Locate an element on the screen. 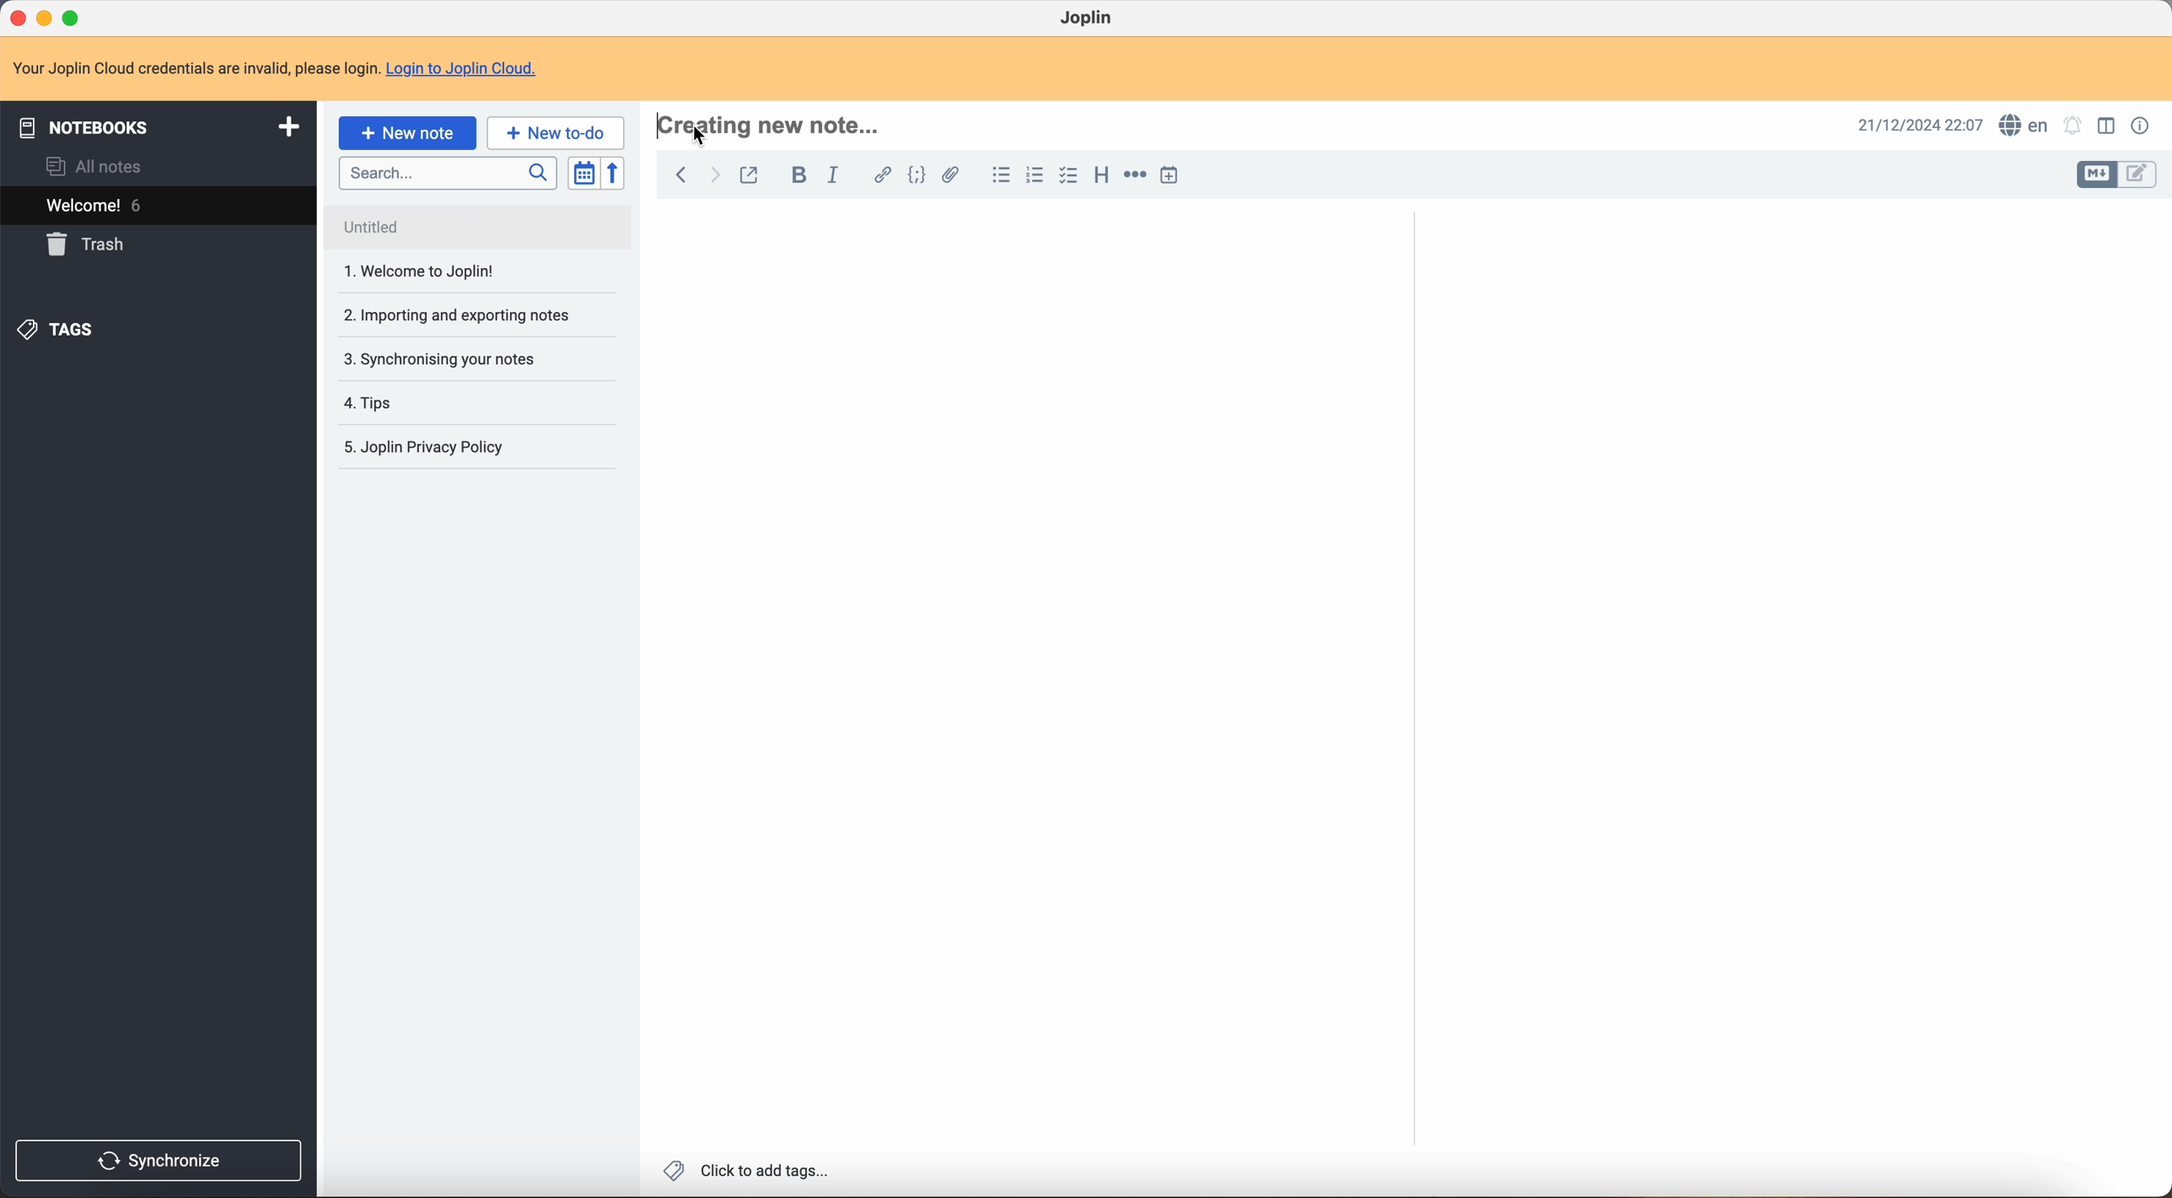  back is located at coordinates (680, 177).